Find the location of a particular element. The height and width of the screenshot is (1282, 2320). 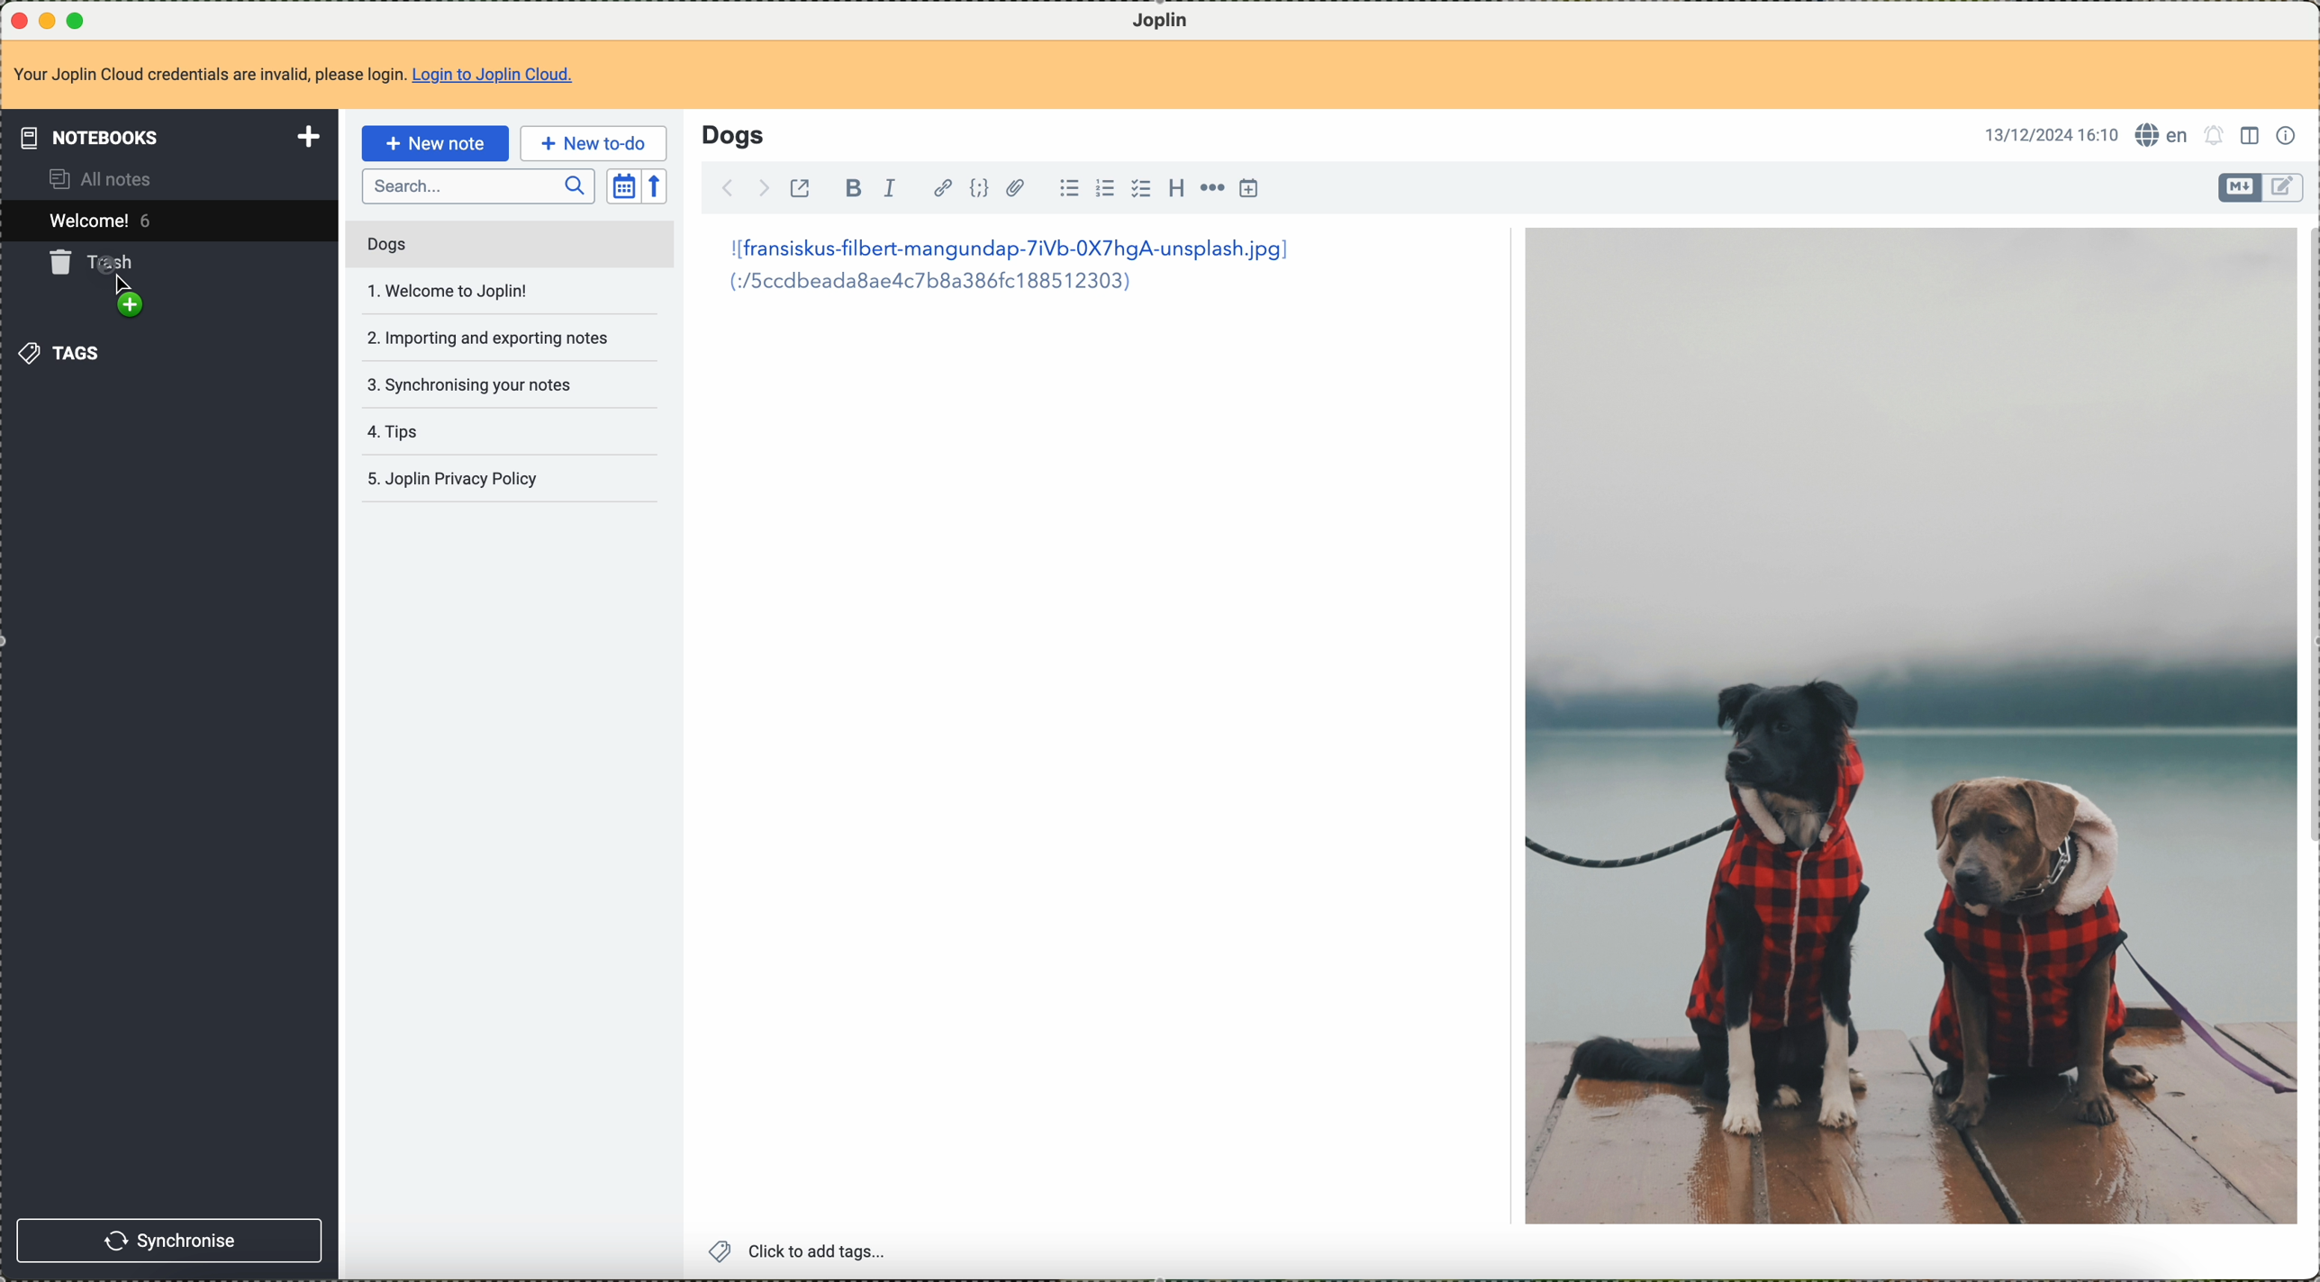

image is located at coordinates (1908, 726).